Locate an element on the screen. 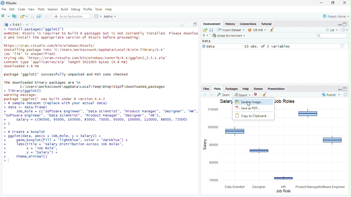  Clear all plots is located at coordinates (266, 94).